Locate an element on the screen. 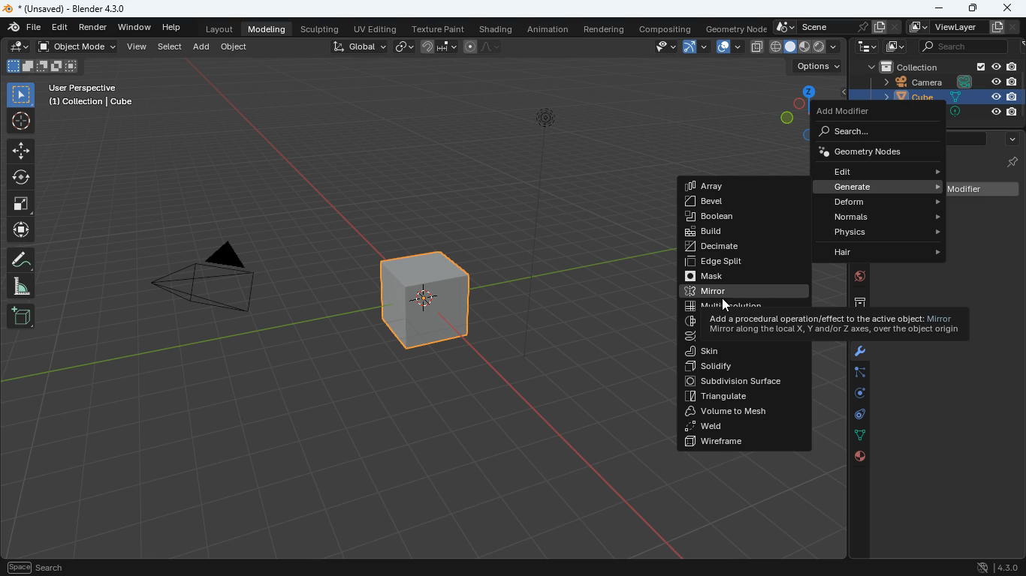 The image size is (1026, 576). link is located at coordinates (403, 47).